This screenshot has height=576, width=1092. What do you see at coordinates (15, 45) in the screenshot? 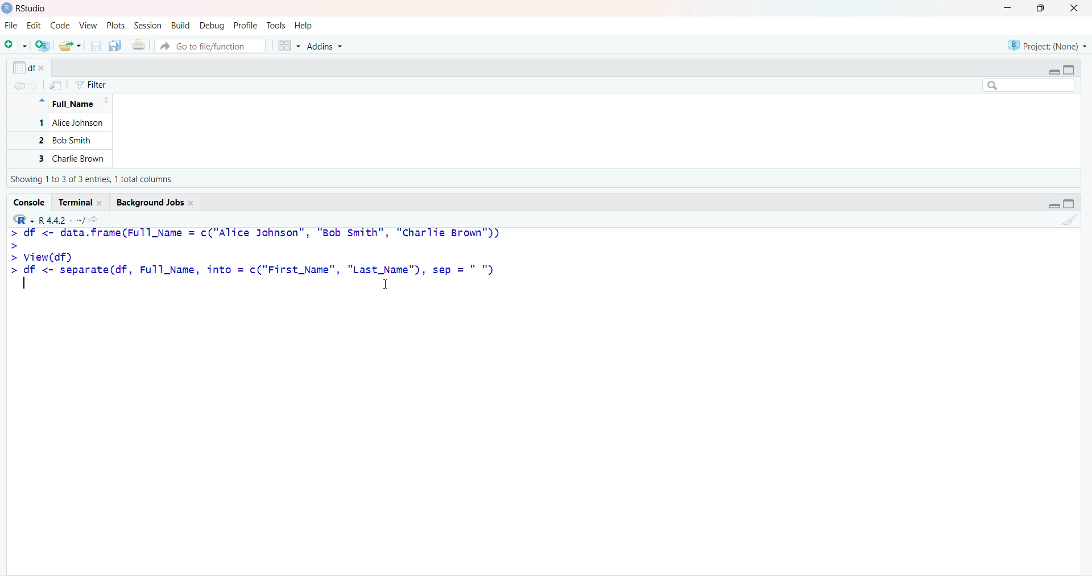
I see `New File` at bounding box center [15, 45].